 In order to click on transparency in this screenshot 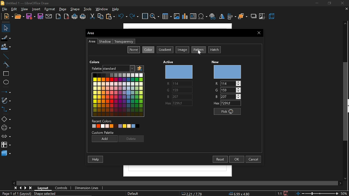, I will do `click(125, 42)`.